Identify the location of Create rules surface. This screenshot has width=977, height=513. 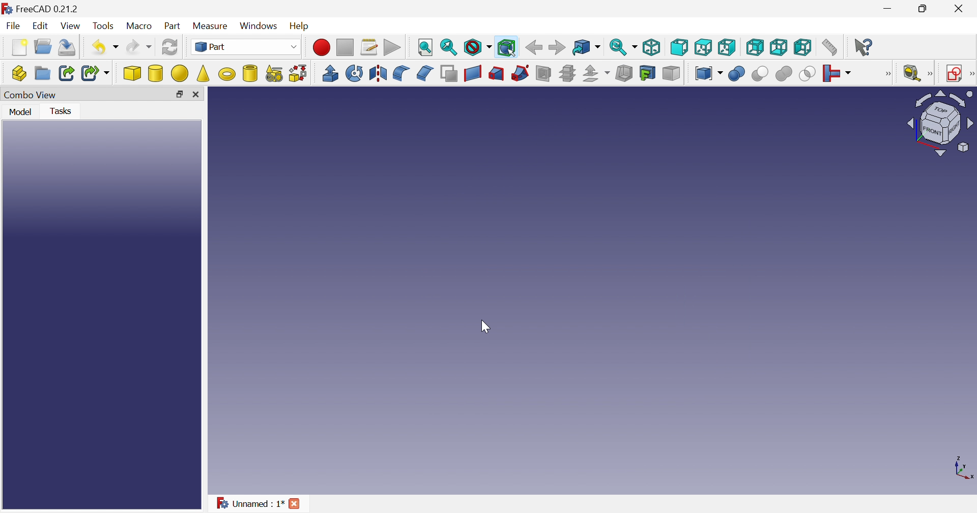
(472, 73).